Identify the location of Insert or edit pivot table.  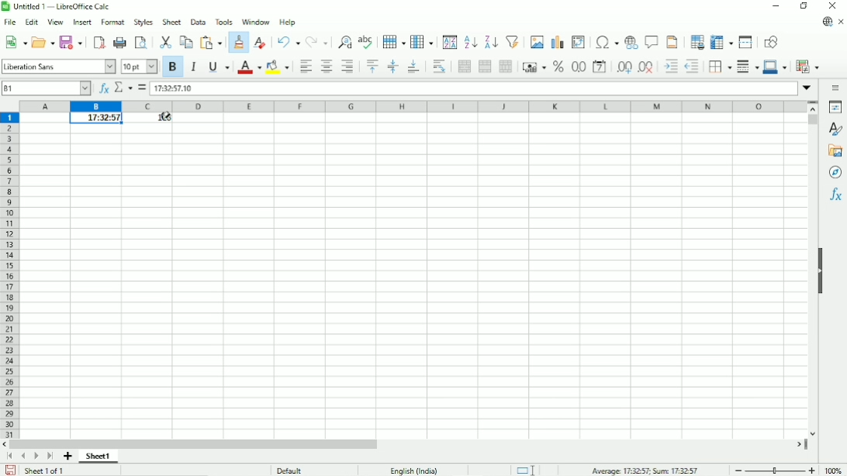
(578, 43).